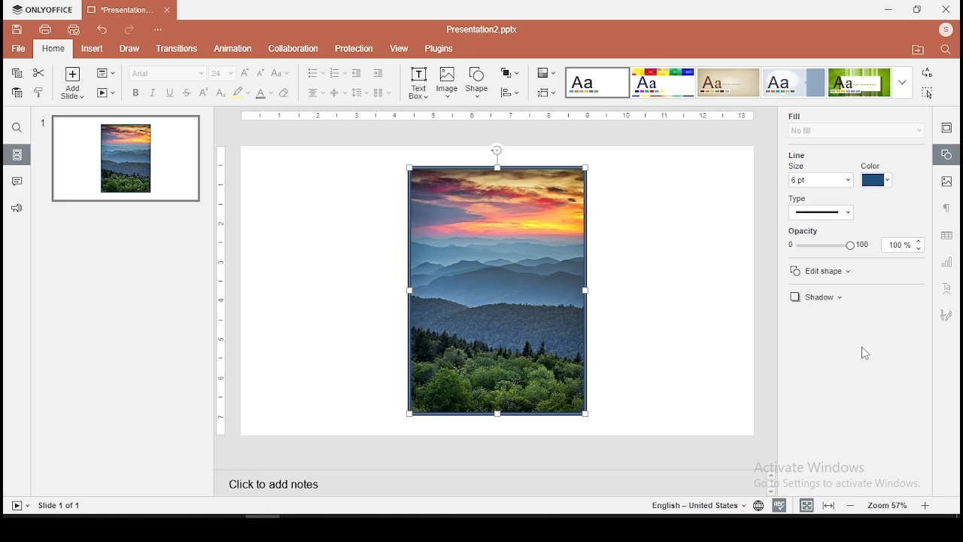 Image resolution: width=963 pixels, height=542 pixels. What do you see at coordinates (134, 93) in the screenshot?
I see `bold` at bounding box center [134, 93].